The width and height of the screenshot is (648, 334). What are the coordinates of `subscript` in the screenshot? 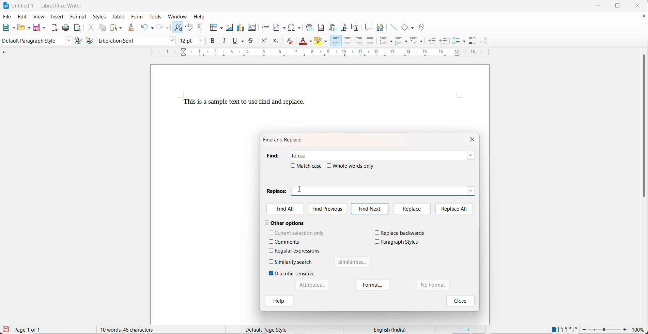 It's located at (275, 42).